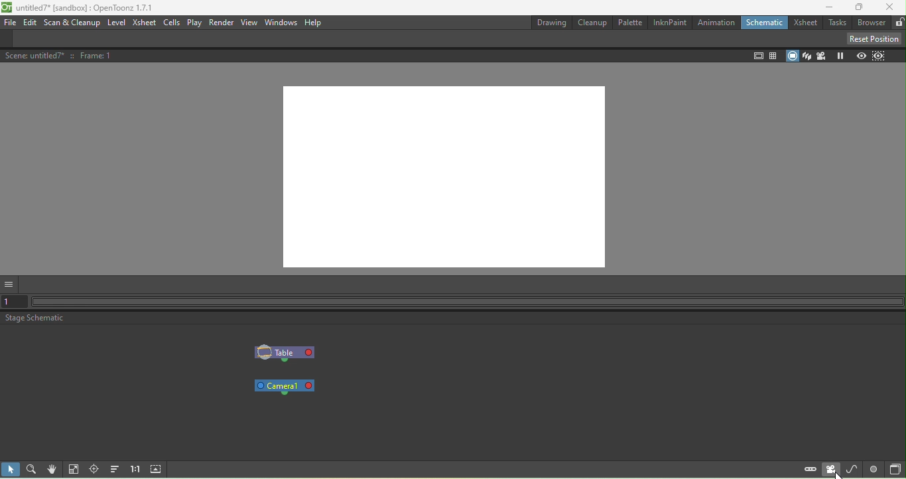  Describe the element at coordinates (31, 23) in the screenshot. I see `Edit` at that location.